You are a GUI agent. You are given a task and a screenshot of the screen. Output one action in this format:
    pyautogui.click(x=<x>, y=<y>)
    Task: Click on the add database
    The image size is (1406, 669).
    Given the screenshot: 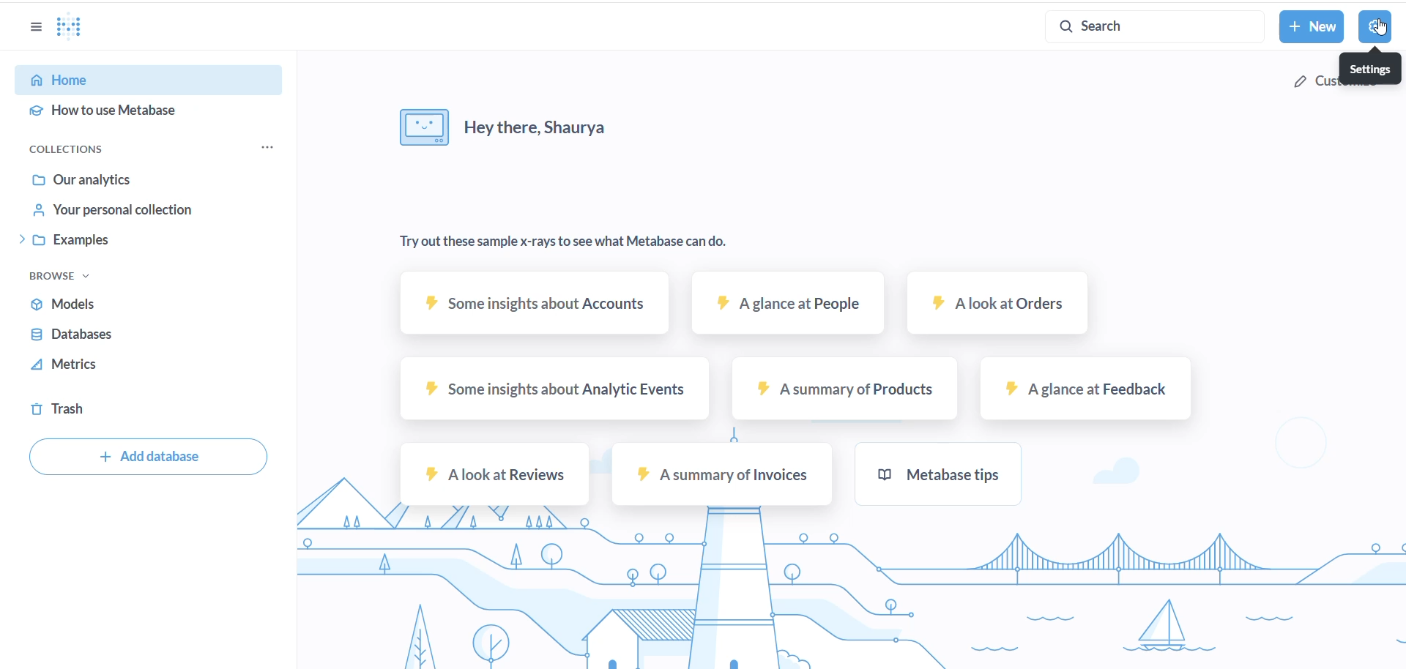 What is the action you would take?
    pyautogui.click(x=148, y=459)
    